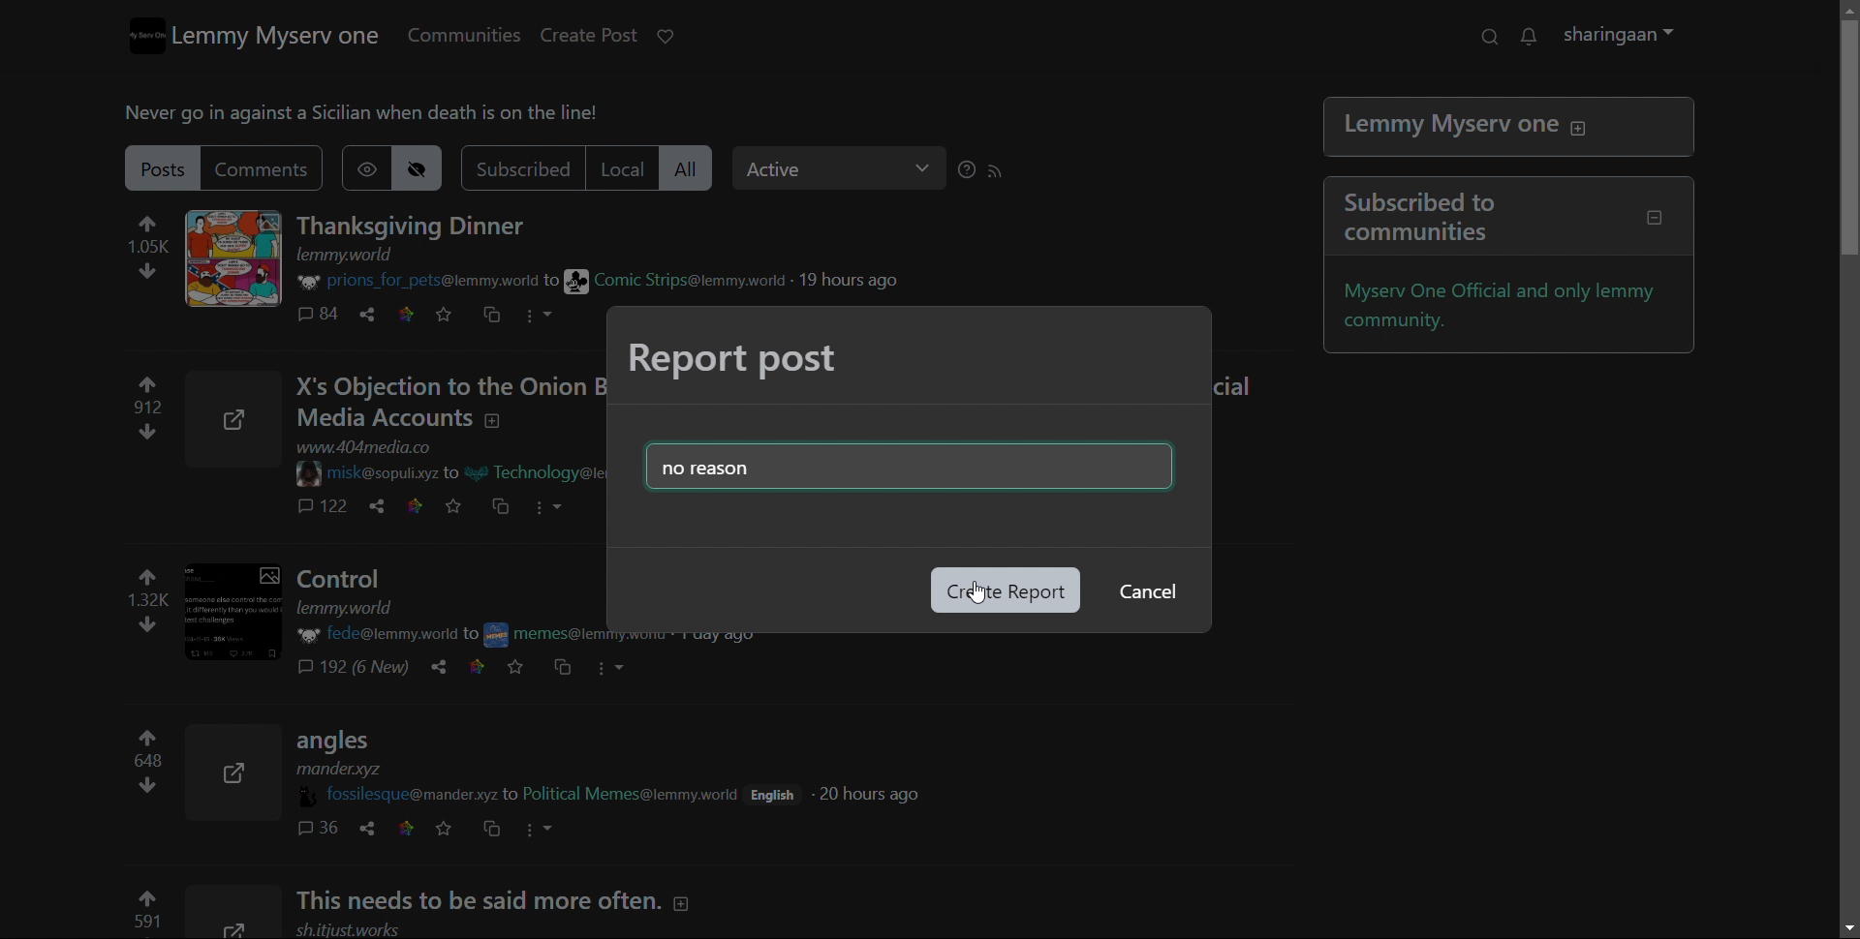  Describe the element at coordinates (723, 640) in the screenshot. I see `1 day ago (post time)` at that location.